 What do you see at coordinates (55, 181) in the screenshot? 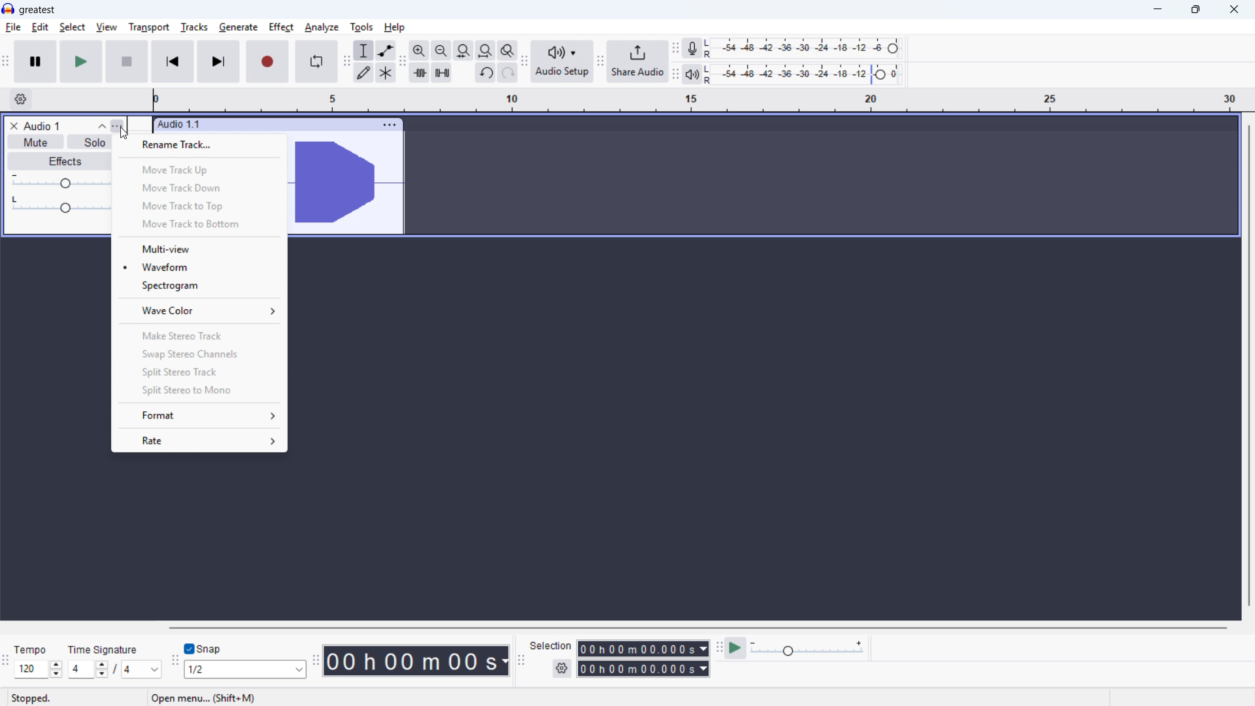
I see `gain` at bounding box center [55, 181].